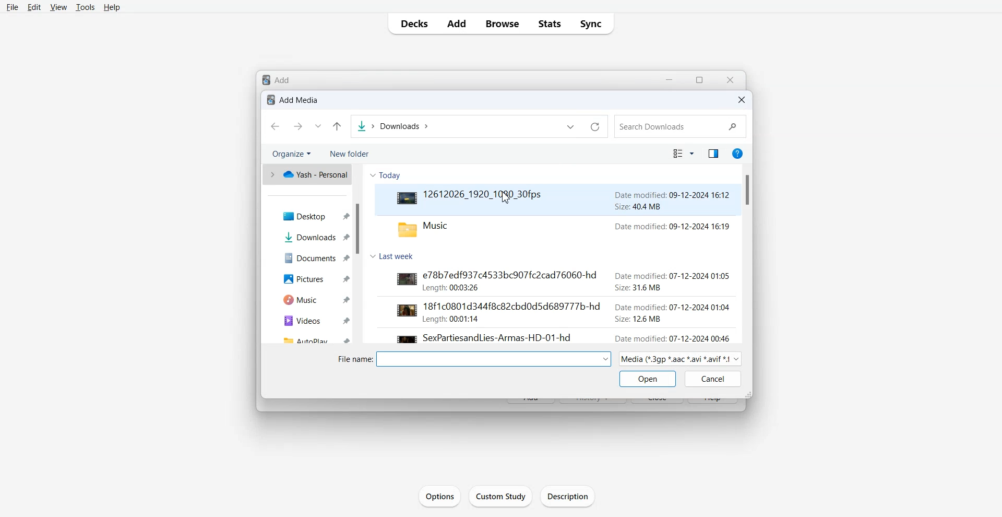  I want to click on video file, so click(492, 311).